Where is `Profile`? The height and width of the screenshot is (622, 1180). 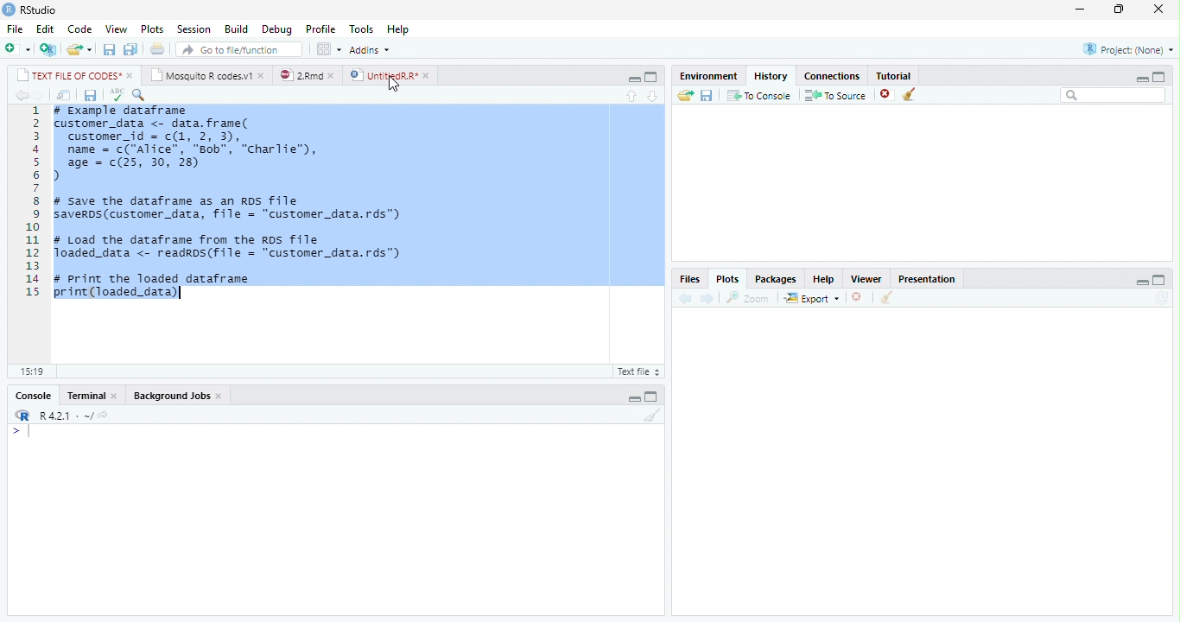
Profile is located at coordinates (320, 29).